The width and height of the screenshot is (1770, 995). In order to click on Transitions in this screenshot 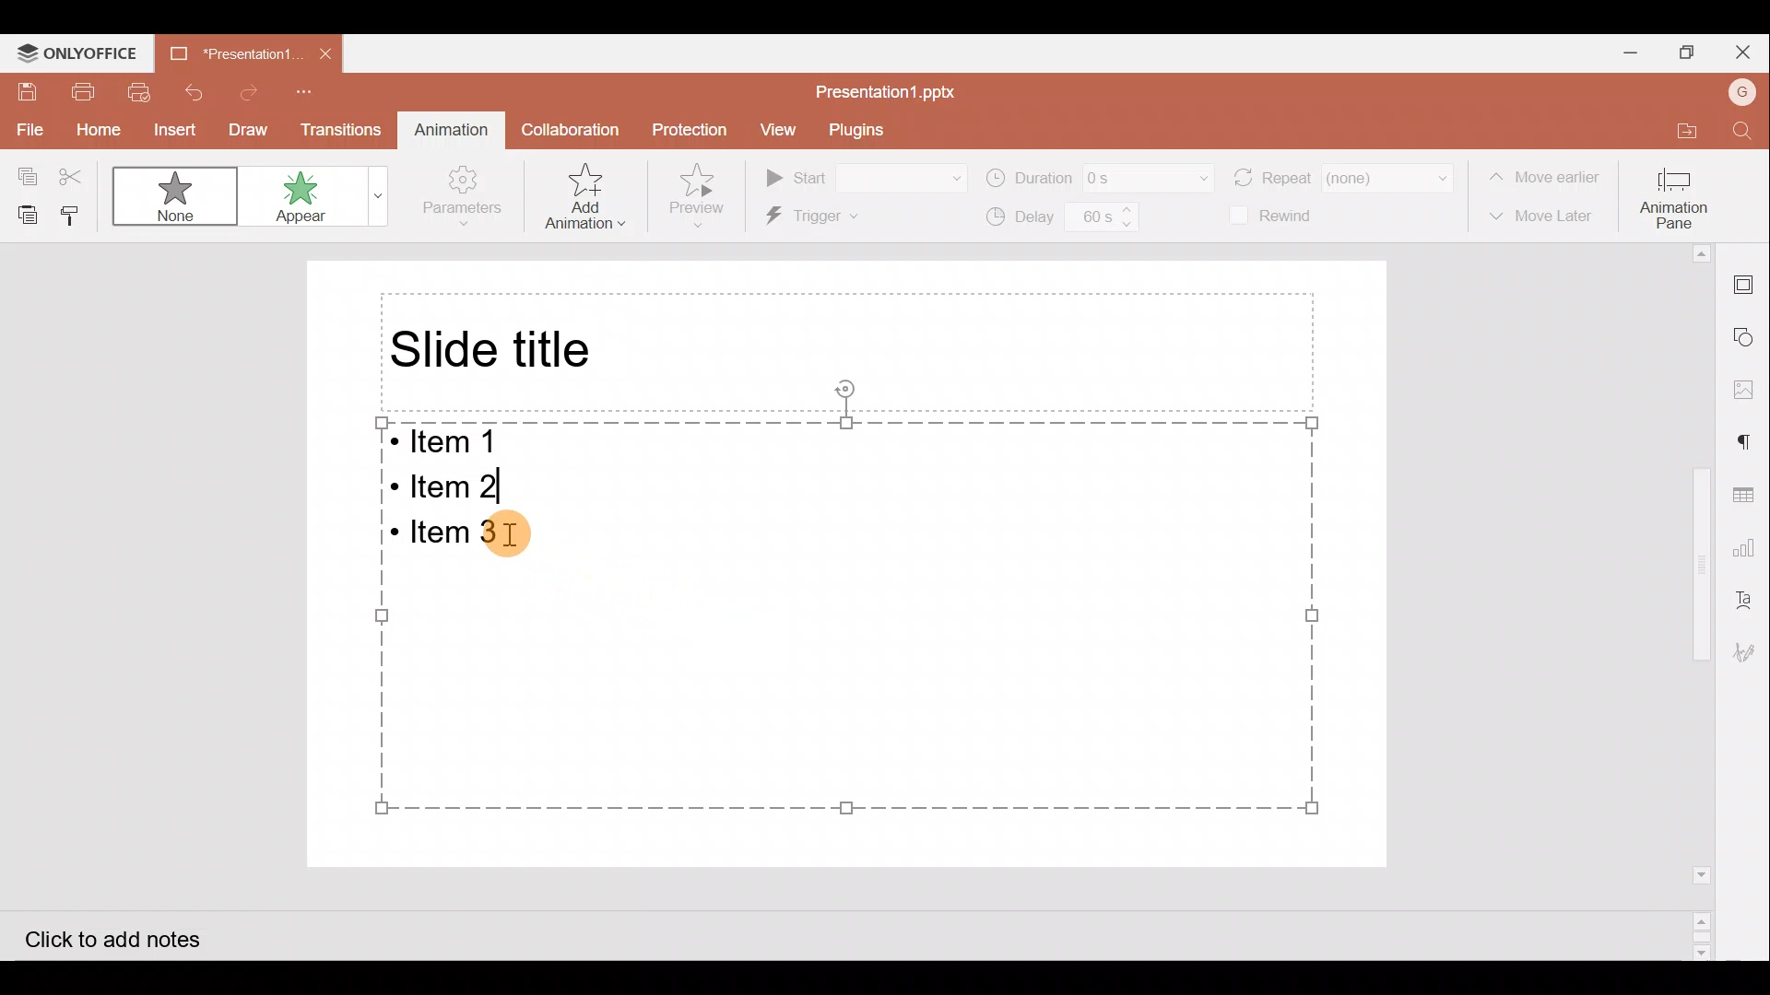, I will do `click(335, 129)`.